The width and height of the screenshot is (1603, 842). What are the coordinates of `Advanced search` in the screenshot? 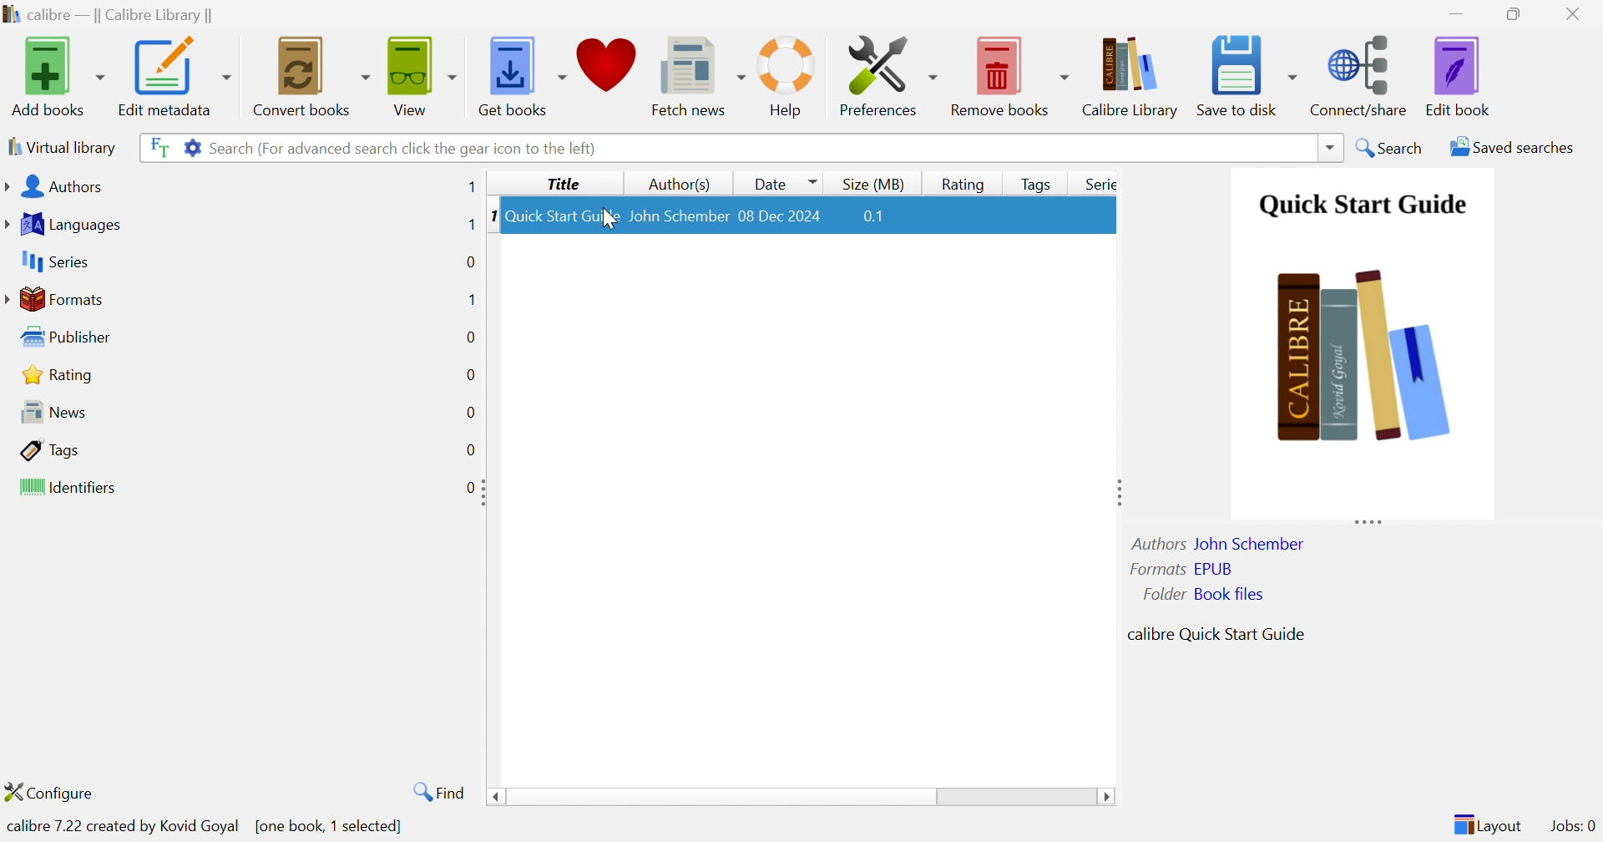 It's located at (188, 147).